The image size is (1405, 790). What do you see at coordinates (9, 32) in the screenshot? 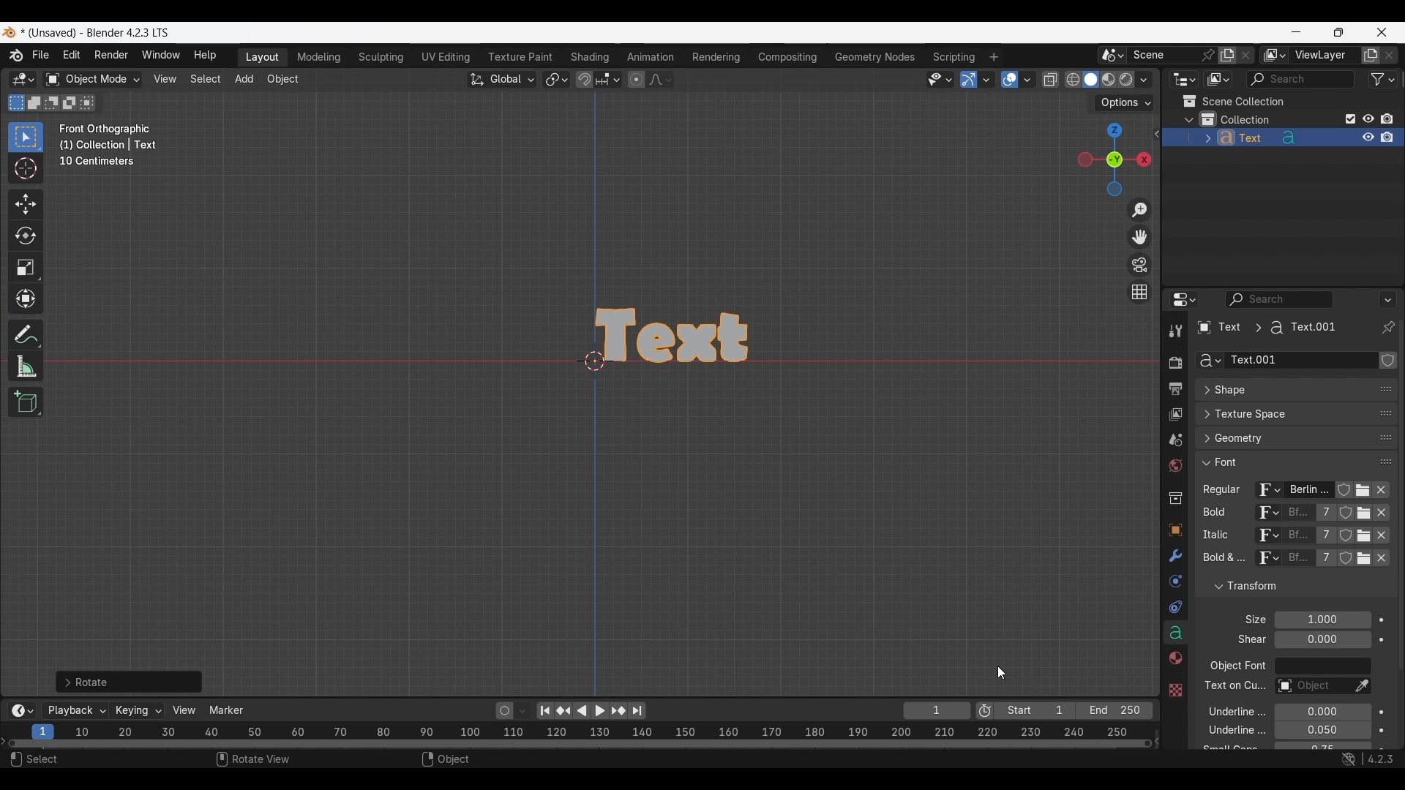
I see `Software logo` at bounding box center [9, 32].